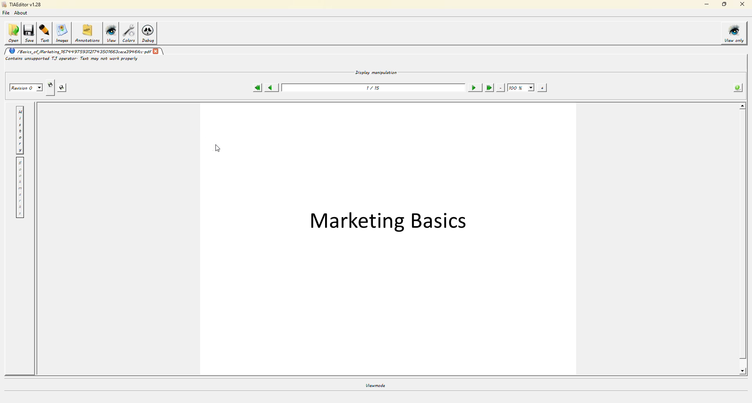 This screenshot has height=403, width=752. Describe the element at coordinates (490, 88) in the screenshot. I see `last page` at that location.